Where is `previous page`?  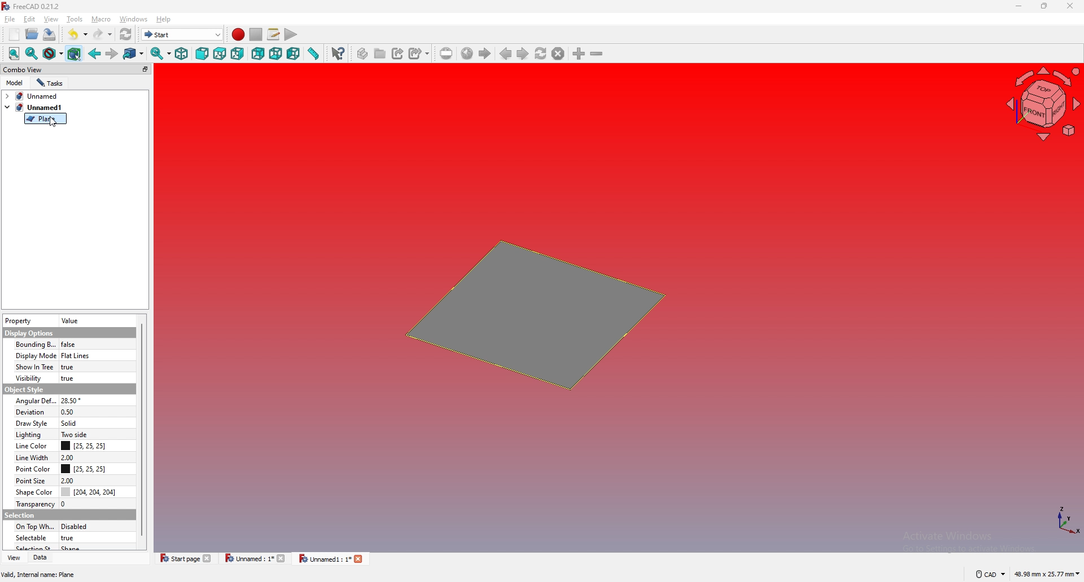 previous page is located at coordinates (506, 54).